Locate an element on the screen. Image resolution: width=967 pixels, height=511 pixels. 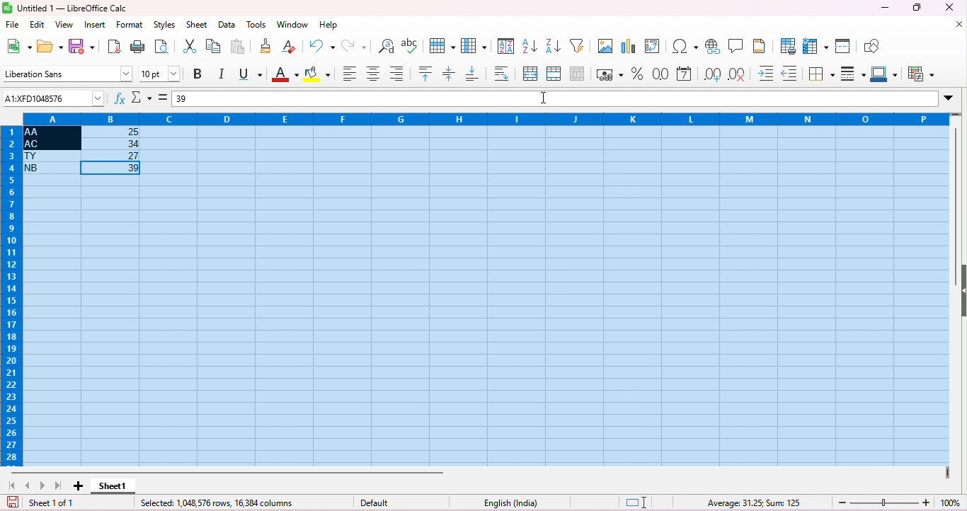
window is located at coordinates (293, 25).